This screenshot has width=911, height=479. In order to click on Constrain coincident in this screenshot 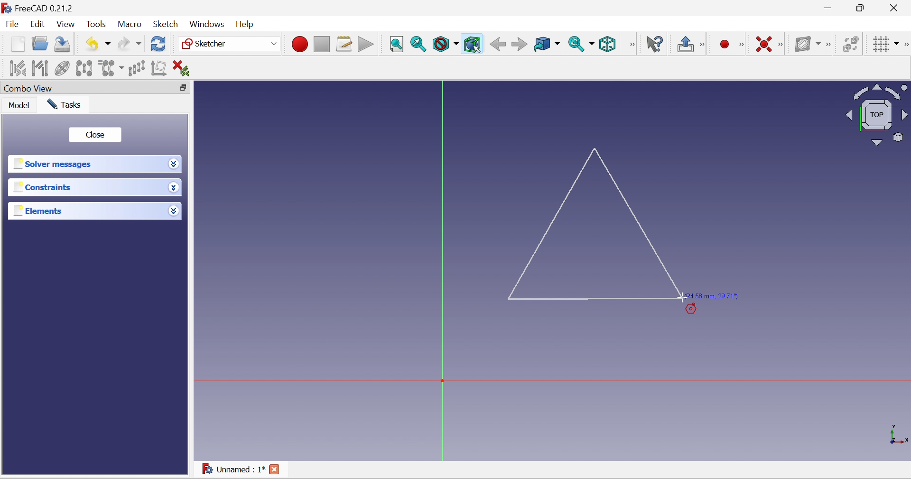, I will do `click(764, 45)`.